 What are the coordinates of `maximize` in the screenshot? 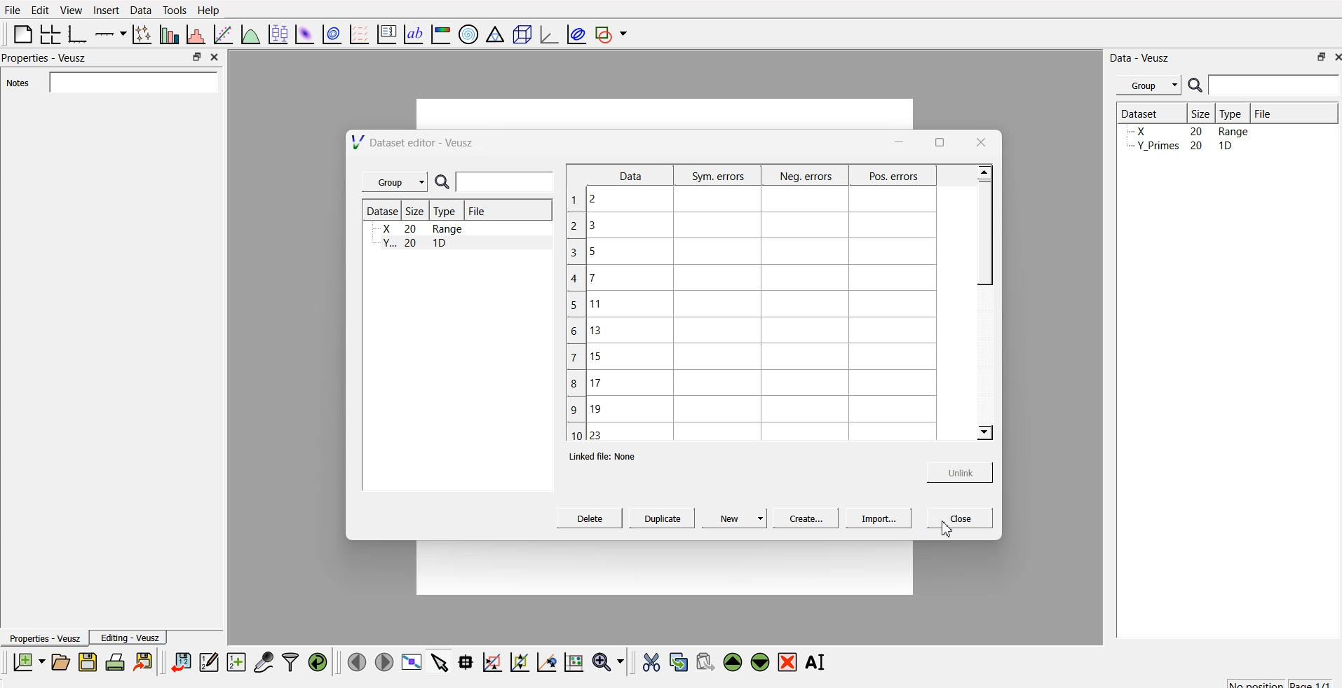 It's located at (193, 57).